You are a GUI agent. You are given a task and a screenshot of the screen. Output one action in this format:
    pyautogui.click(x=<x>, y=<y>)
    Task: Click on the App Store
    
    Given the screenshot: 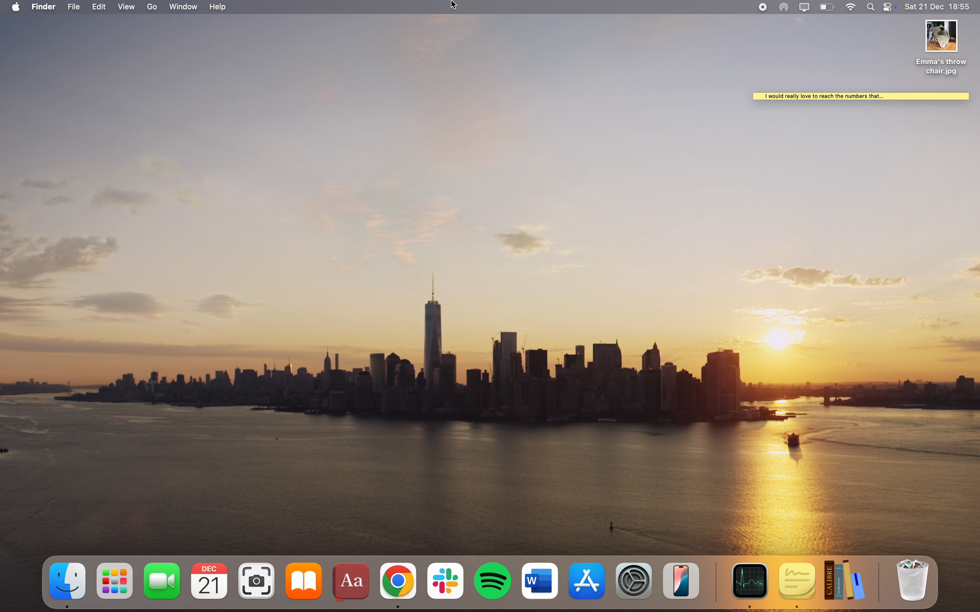 What is the action you would take?
    pyautogui.click(x=587, y=585)
    